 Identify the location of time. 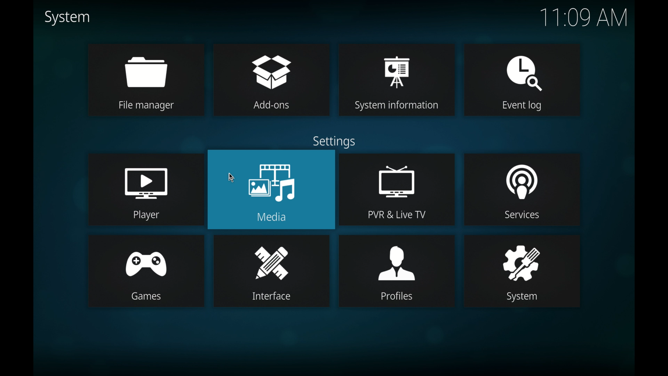
(583, 18).